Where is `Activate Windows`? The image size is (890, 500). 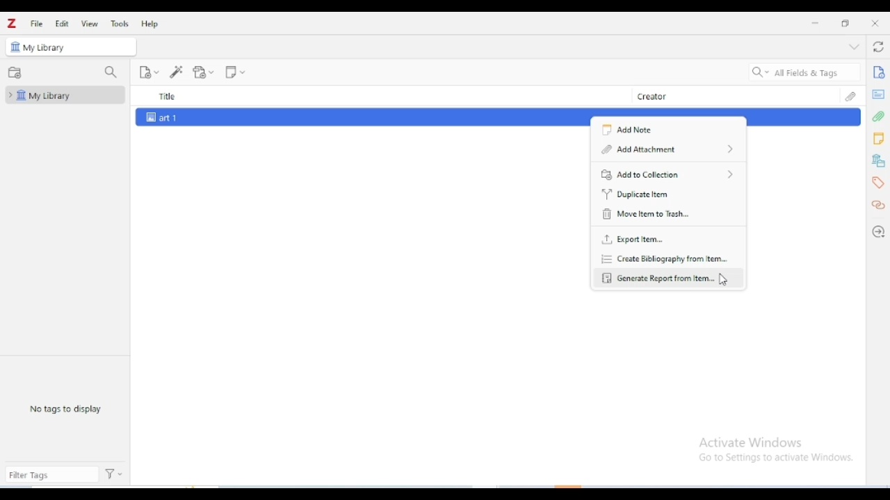
Activate Windows is located at coordinates (751, 442).